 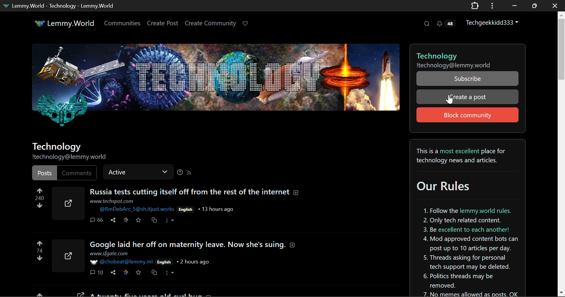 I want to click on Create Community, so click(x=210, y=24).